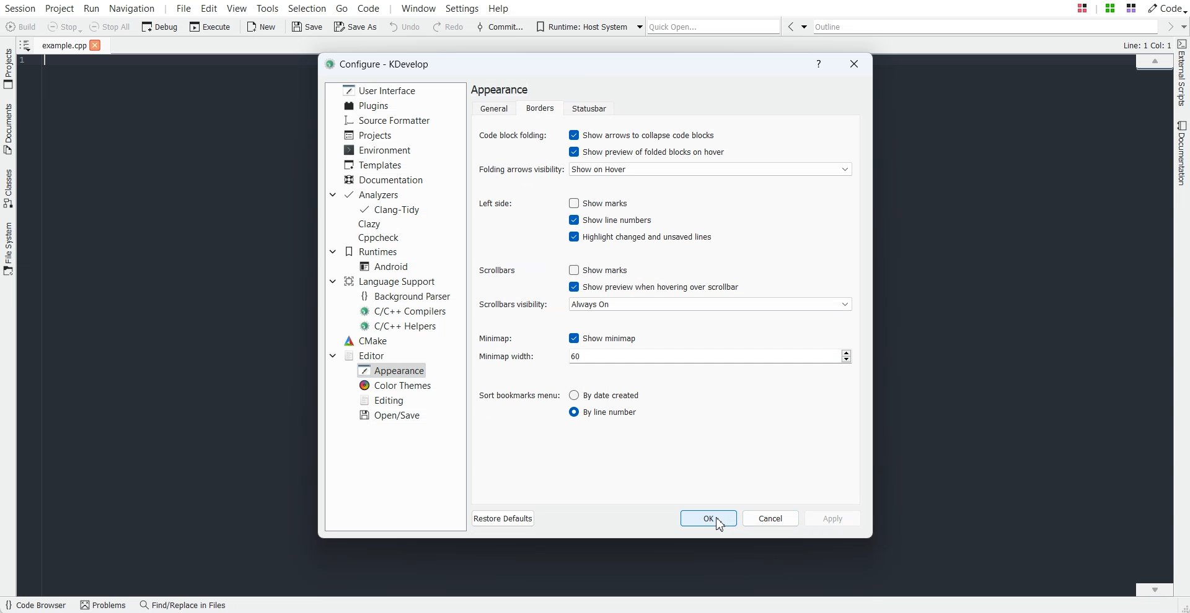 The image size is (1190, 613). What do you see at coordinates (580, 27) in the screenshot?
I see `Runtime: Host System` at bounding box center [580, 27].